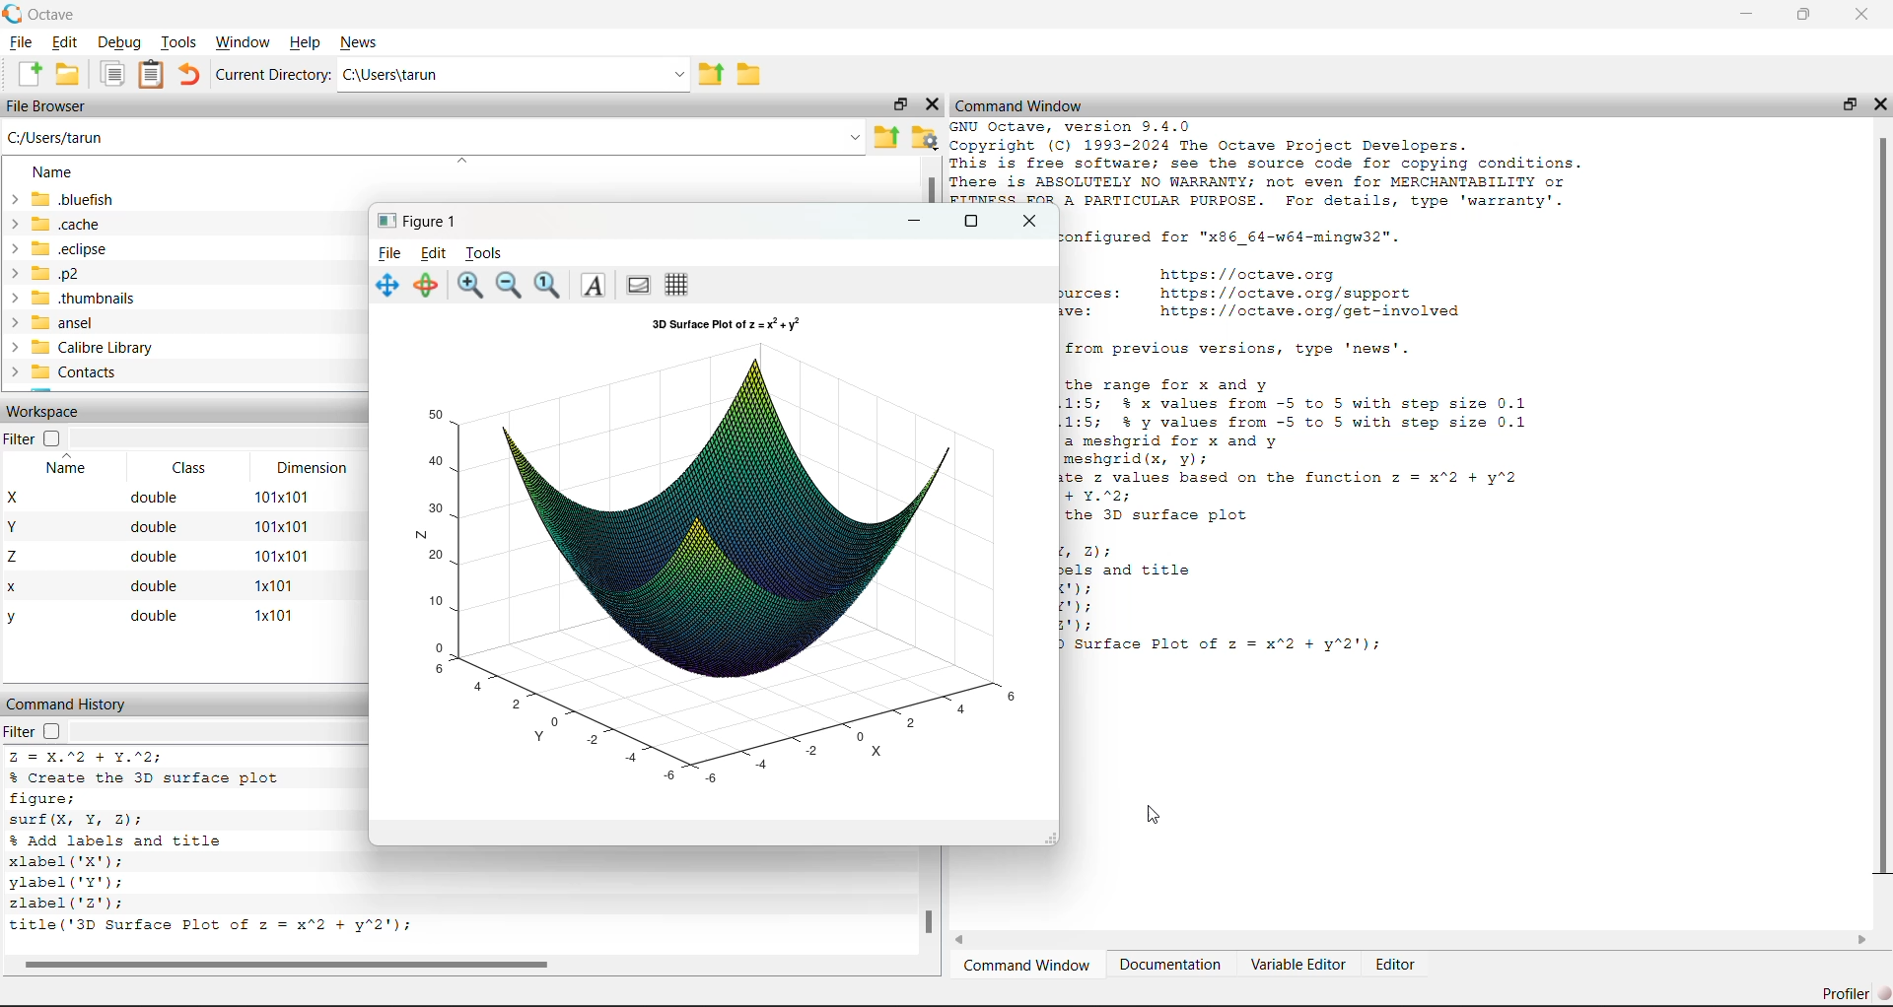  I want to click on eclipse, so click(60, 249).